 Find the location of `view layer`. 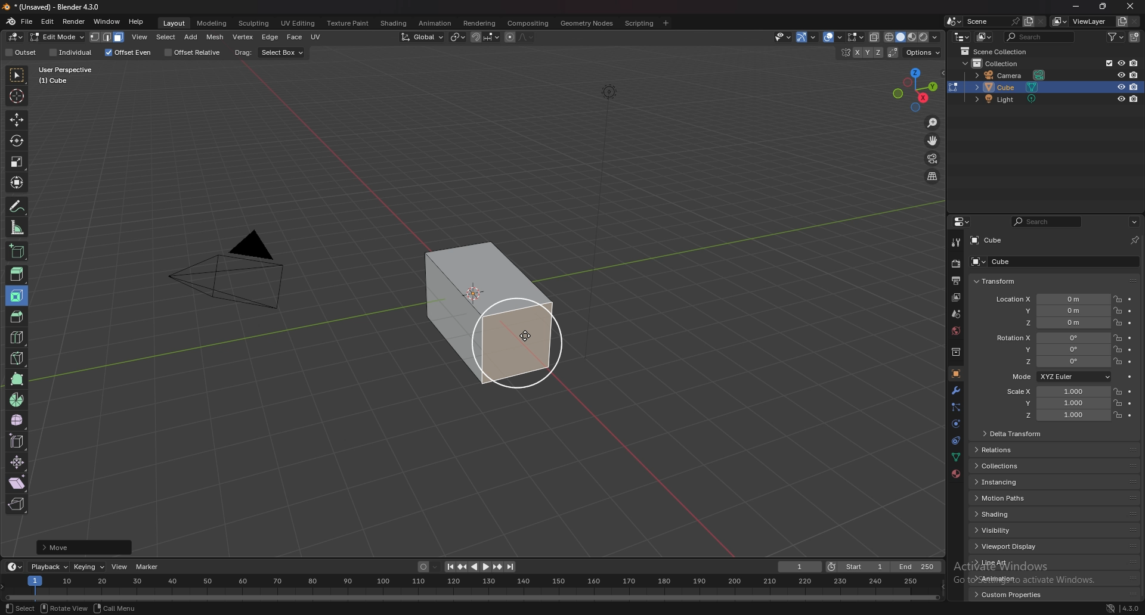

view layer is located at coordinates (1079, 21).